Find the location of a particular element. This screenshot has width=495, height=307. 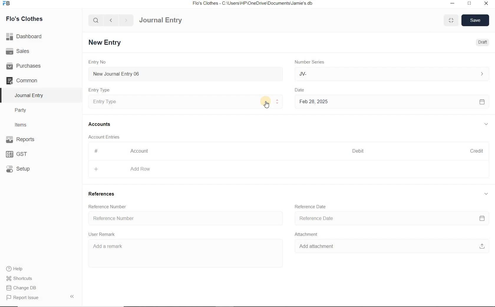

Date is located at coordinates (304, 89).